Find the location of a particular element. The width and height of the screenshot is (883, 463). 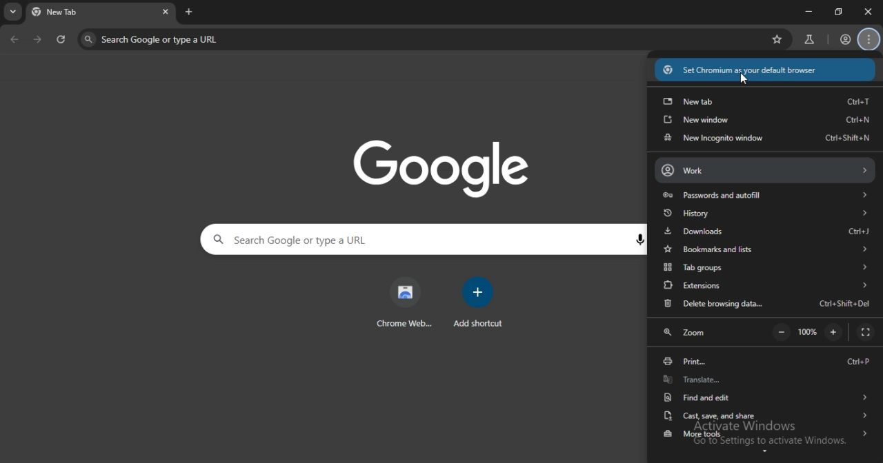

search tabs is located at coordinates (13, 12).